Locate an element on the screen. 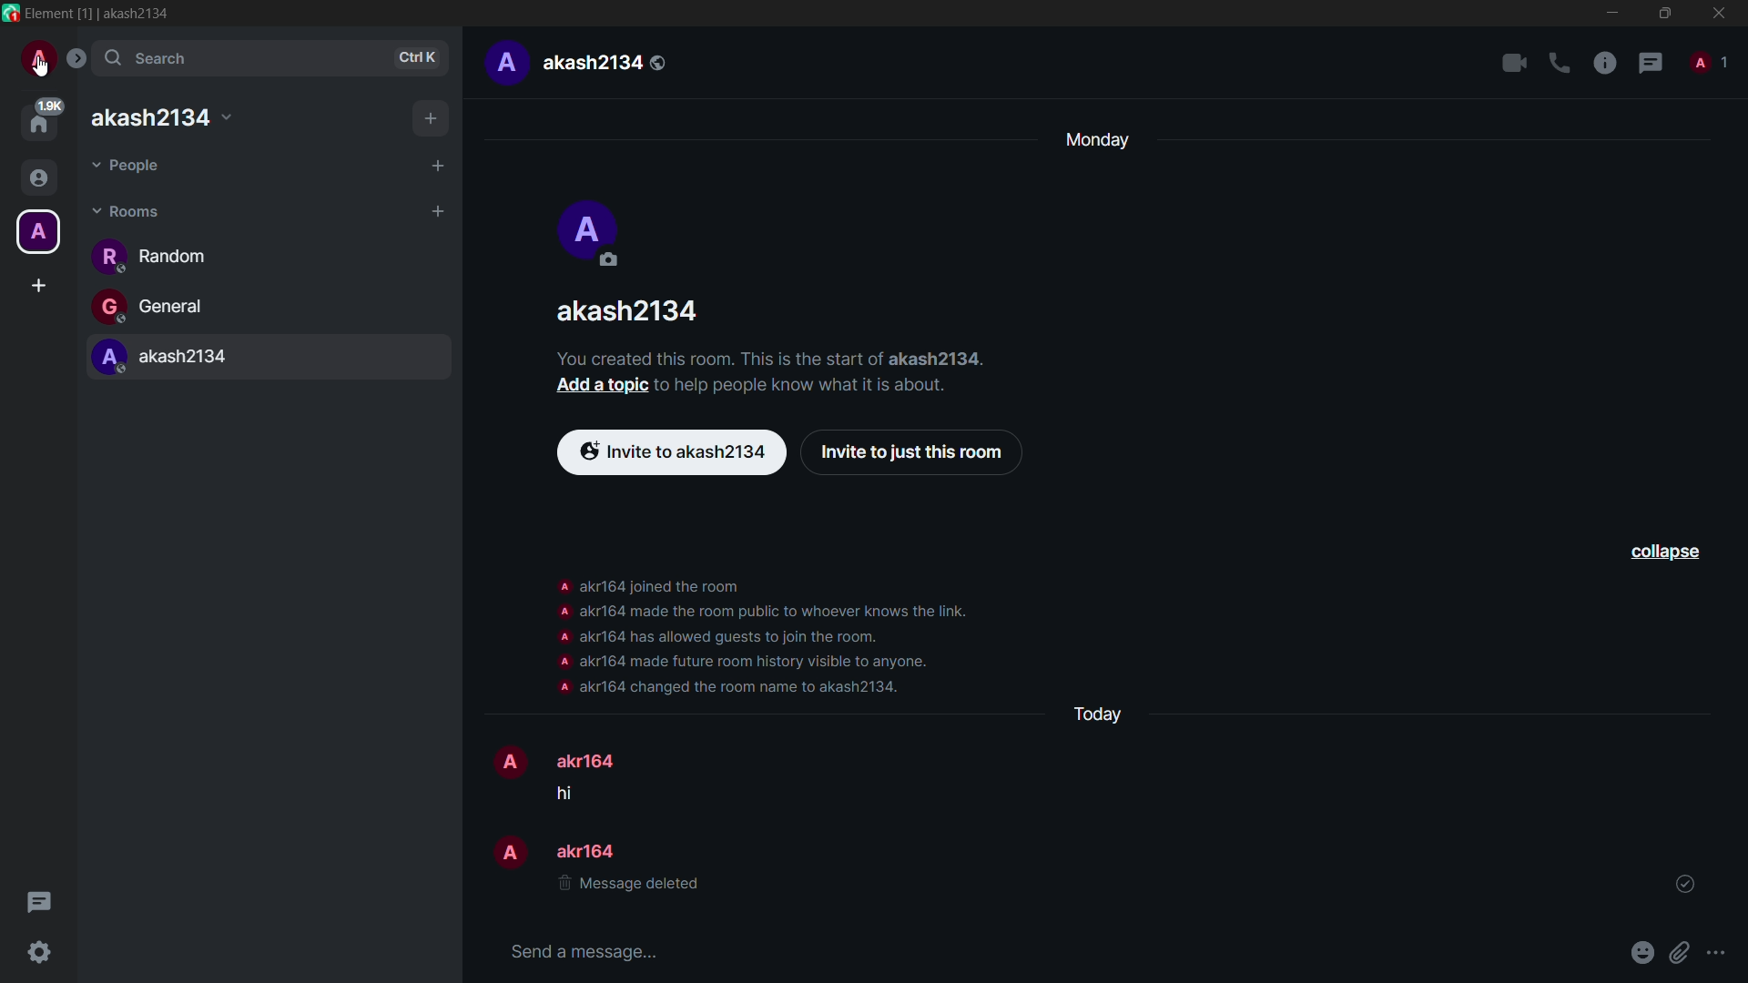 This screenshot has height=983, width=1748. akash2134 is located at coordinates (631, 310).